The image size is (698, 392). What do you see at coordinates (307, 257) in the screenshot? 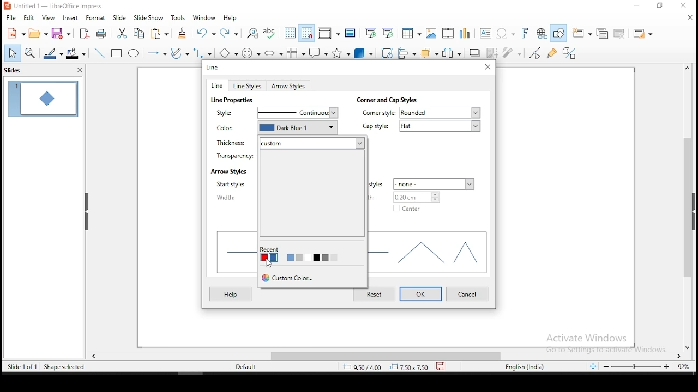
I see `color optioncolor option` at bounding box center [307, 257].